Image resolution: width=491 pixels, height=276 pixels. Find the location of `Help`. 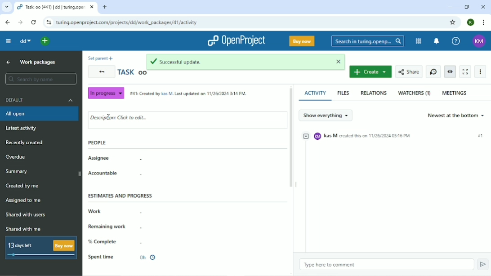

Help is located at coordinates (455, 40).